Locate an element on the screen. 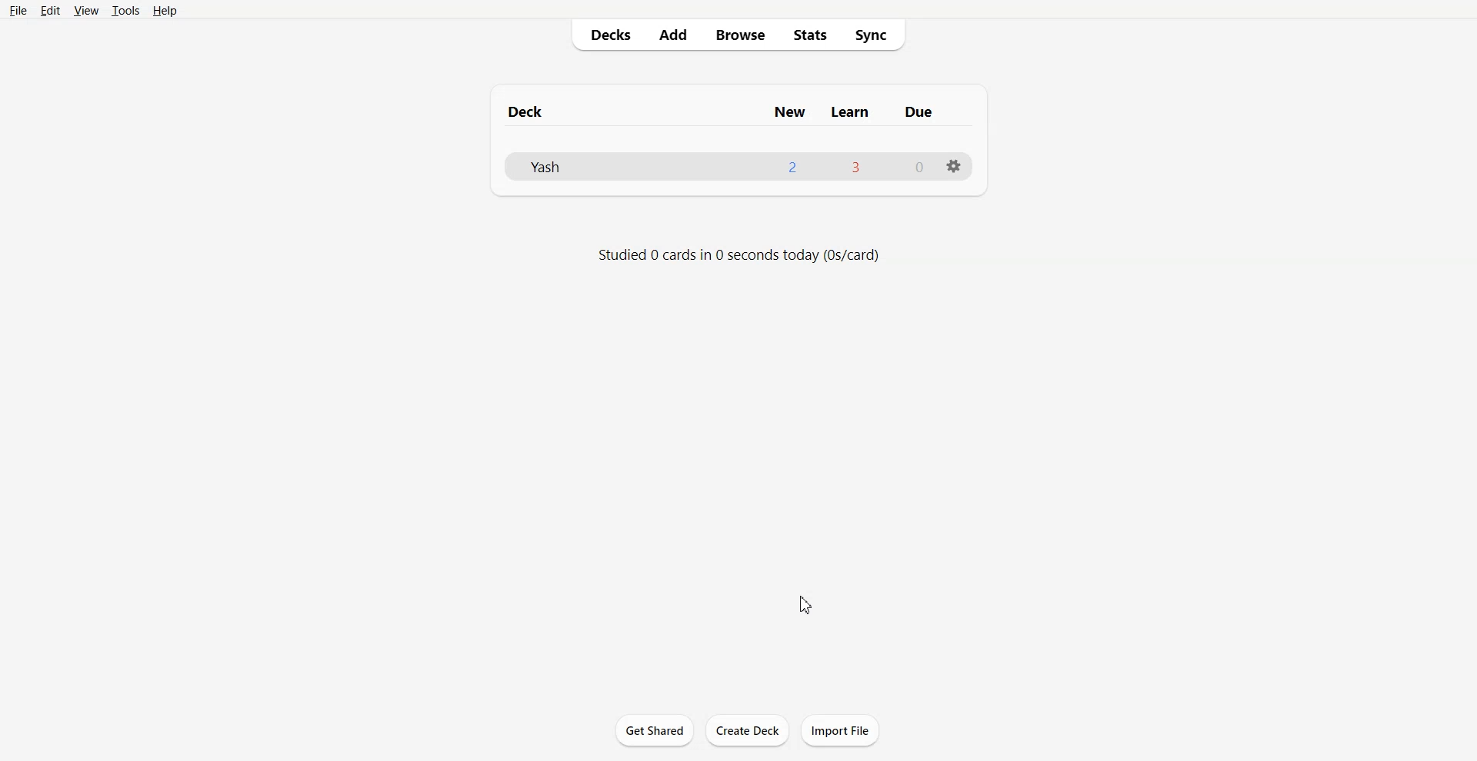 The width and height of the screenshot is (1477, 761). Studied 0 cards in 0 seconds today (0s/card) is located at coordinates (740, 255).